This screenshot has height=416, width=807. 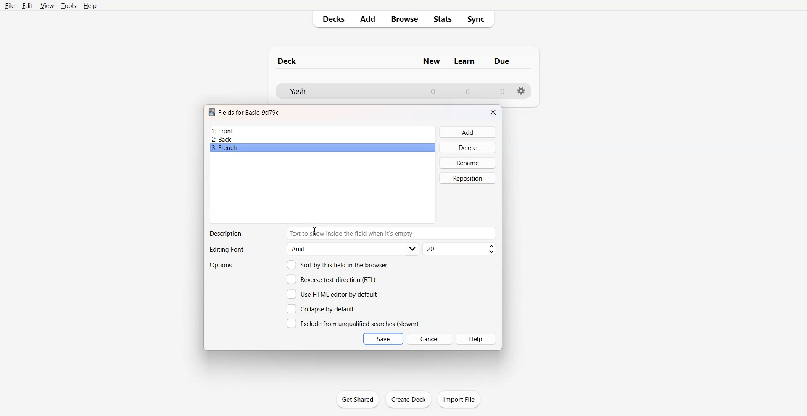 What do you see at coordinates (353, 249) in the screenshot?
I see `Editing font options` at bounding box center [353, 249].